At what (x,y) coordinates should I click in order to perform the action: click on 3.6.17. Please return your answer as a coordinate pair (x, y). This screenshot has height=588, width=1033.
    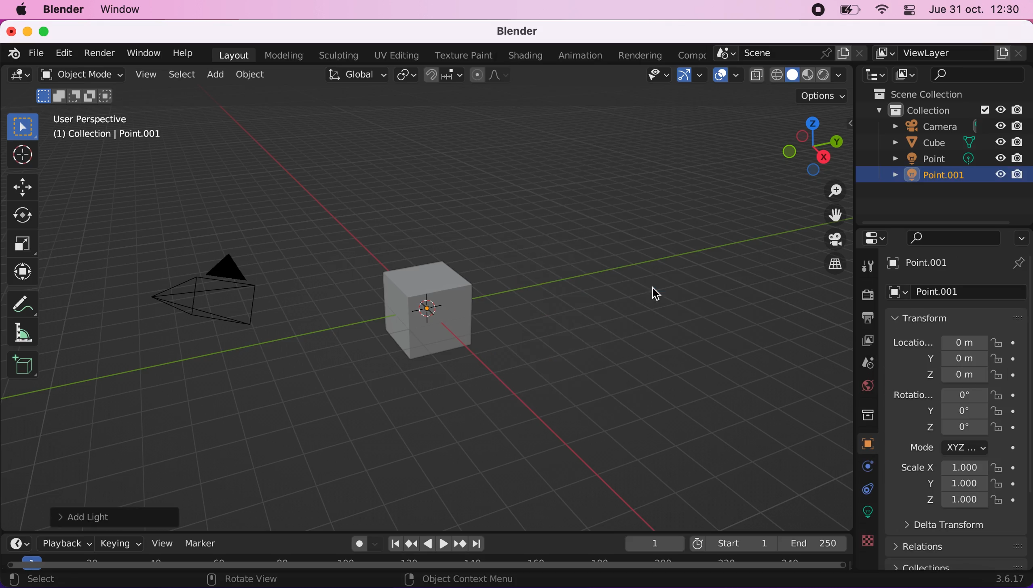
    Looking at the image, I should click on (1011, 579).